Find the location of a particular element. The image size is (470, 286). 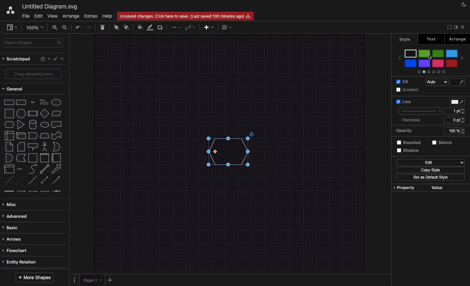

Page is located at coordinates (92, 280).